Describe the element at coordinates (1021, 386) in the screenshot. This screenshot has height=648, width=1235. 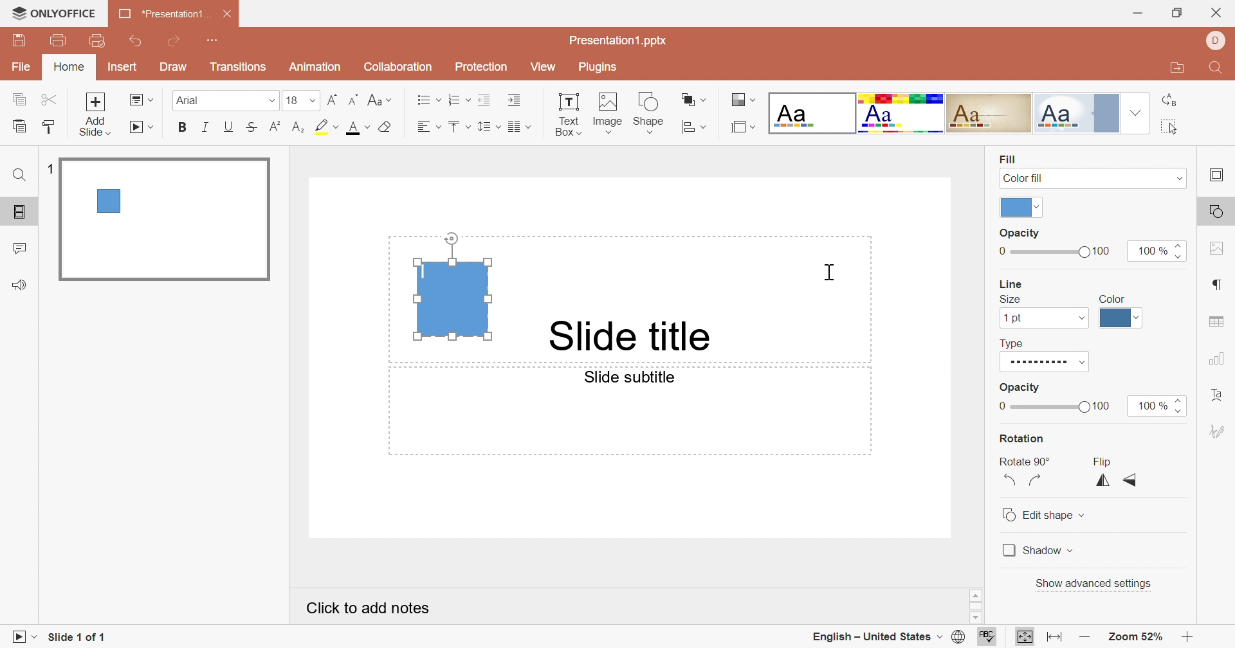
I see `Opacity` at that location.